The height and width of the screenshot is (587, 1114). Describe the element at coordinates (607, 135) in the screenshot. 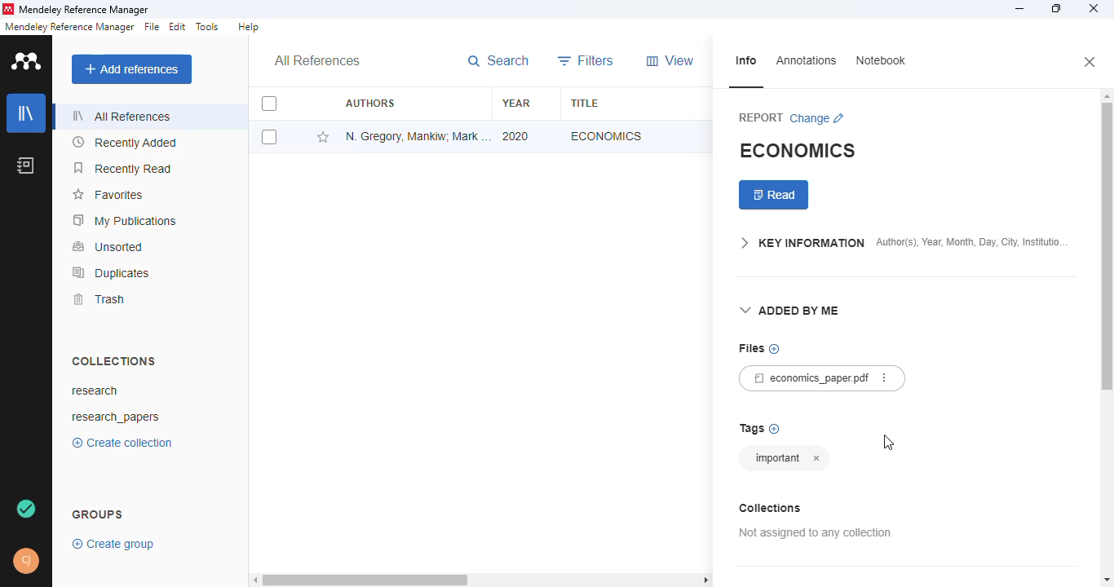

I see `economics` at that location.